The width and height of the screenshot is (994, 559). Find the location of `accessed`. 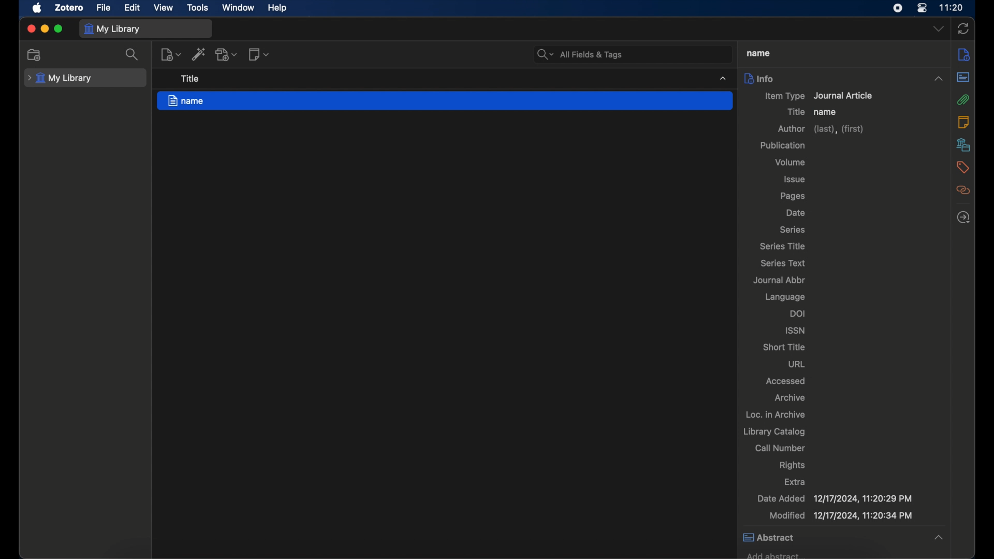

accessed is located at coordinates (786, 381).